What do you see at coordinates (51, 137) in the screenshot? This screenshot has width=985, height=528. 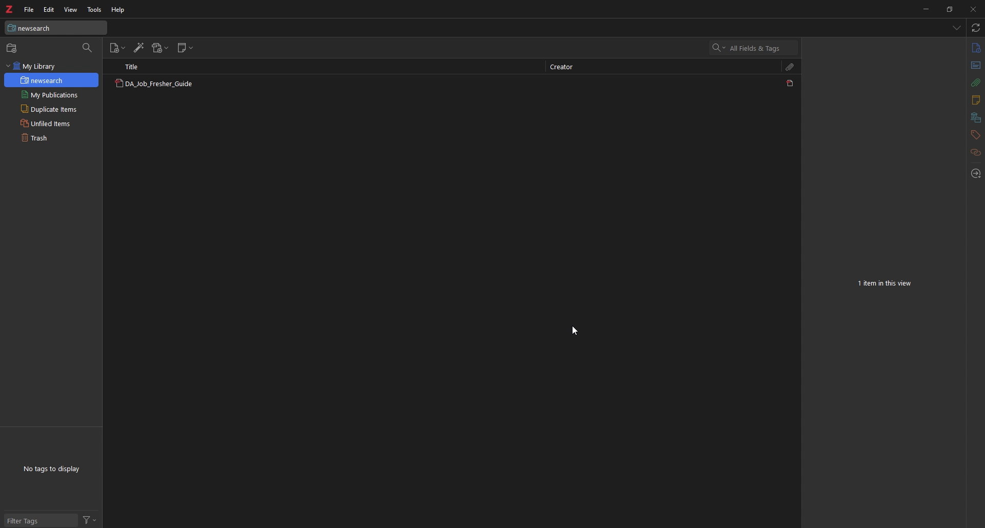 I see `trash` at bounding box center [51, 137].